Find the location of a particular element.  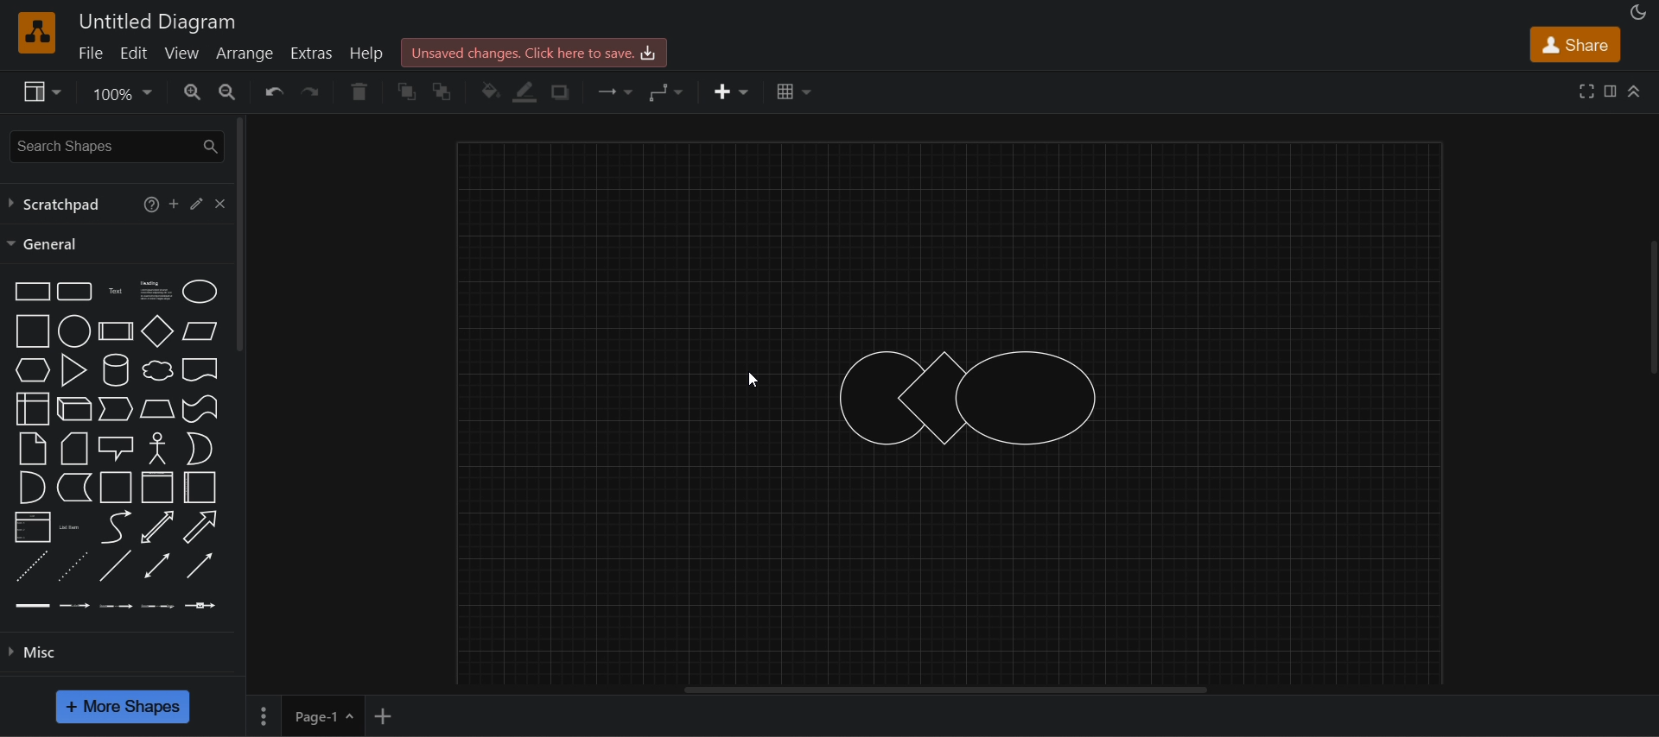

collapse/expand  is located at coordinates (1636, 90).